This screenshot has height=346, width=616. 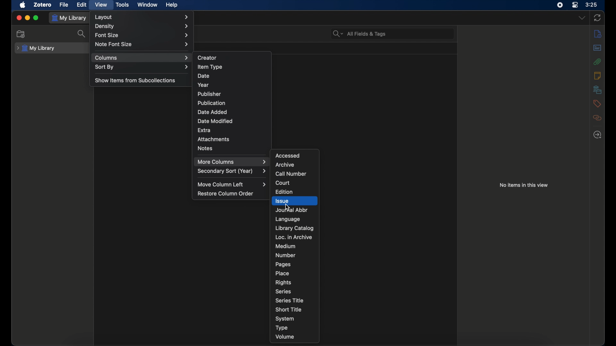 What do you see at coordinates (147, 4) in the screenshot?
I see `window` at bounding box center [147, 4].